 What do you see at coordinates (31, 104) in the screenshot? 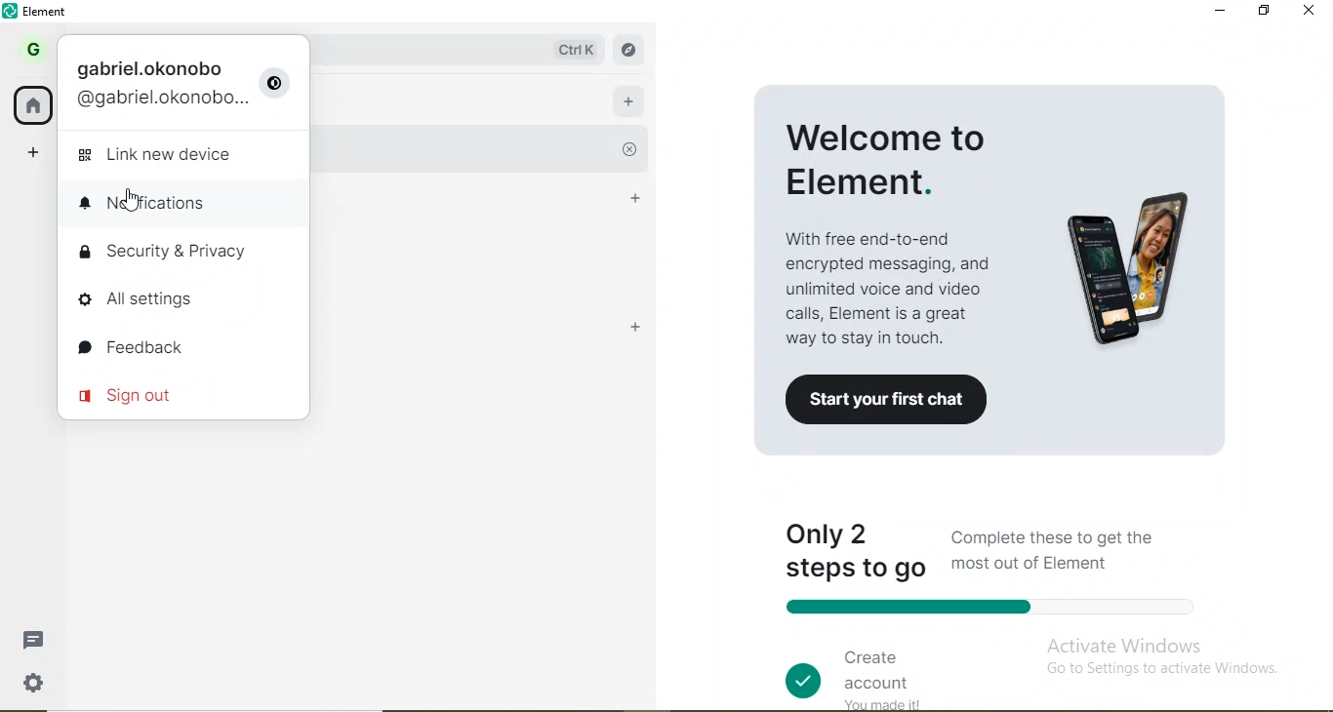
I see `home` at bounding box center [31, 104].